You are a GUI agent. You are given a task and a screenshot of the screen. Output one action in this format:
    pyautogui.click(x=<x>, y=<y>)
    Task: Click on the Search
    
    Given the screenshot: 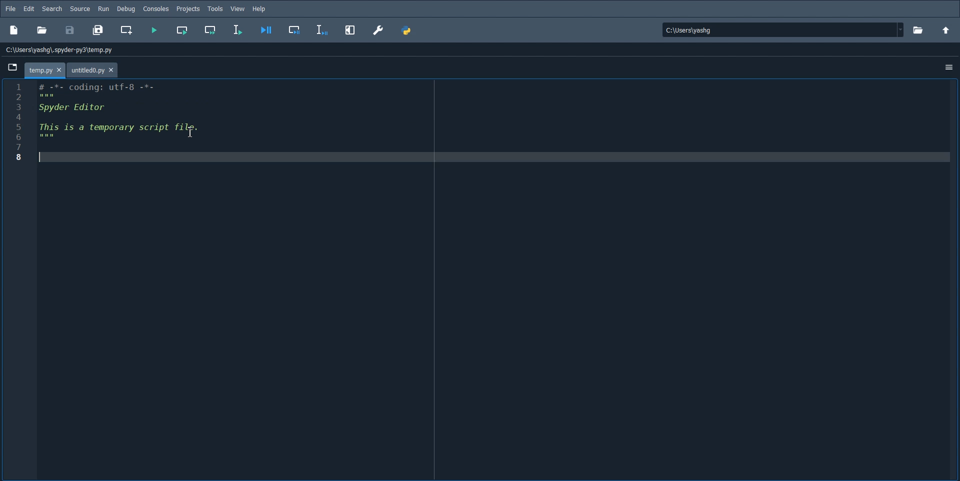 What is the action you would take?
    pyautogui.click(x=53, y=8)
    